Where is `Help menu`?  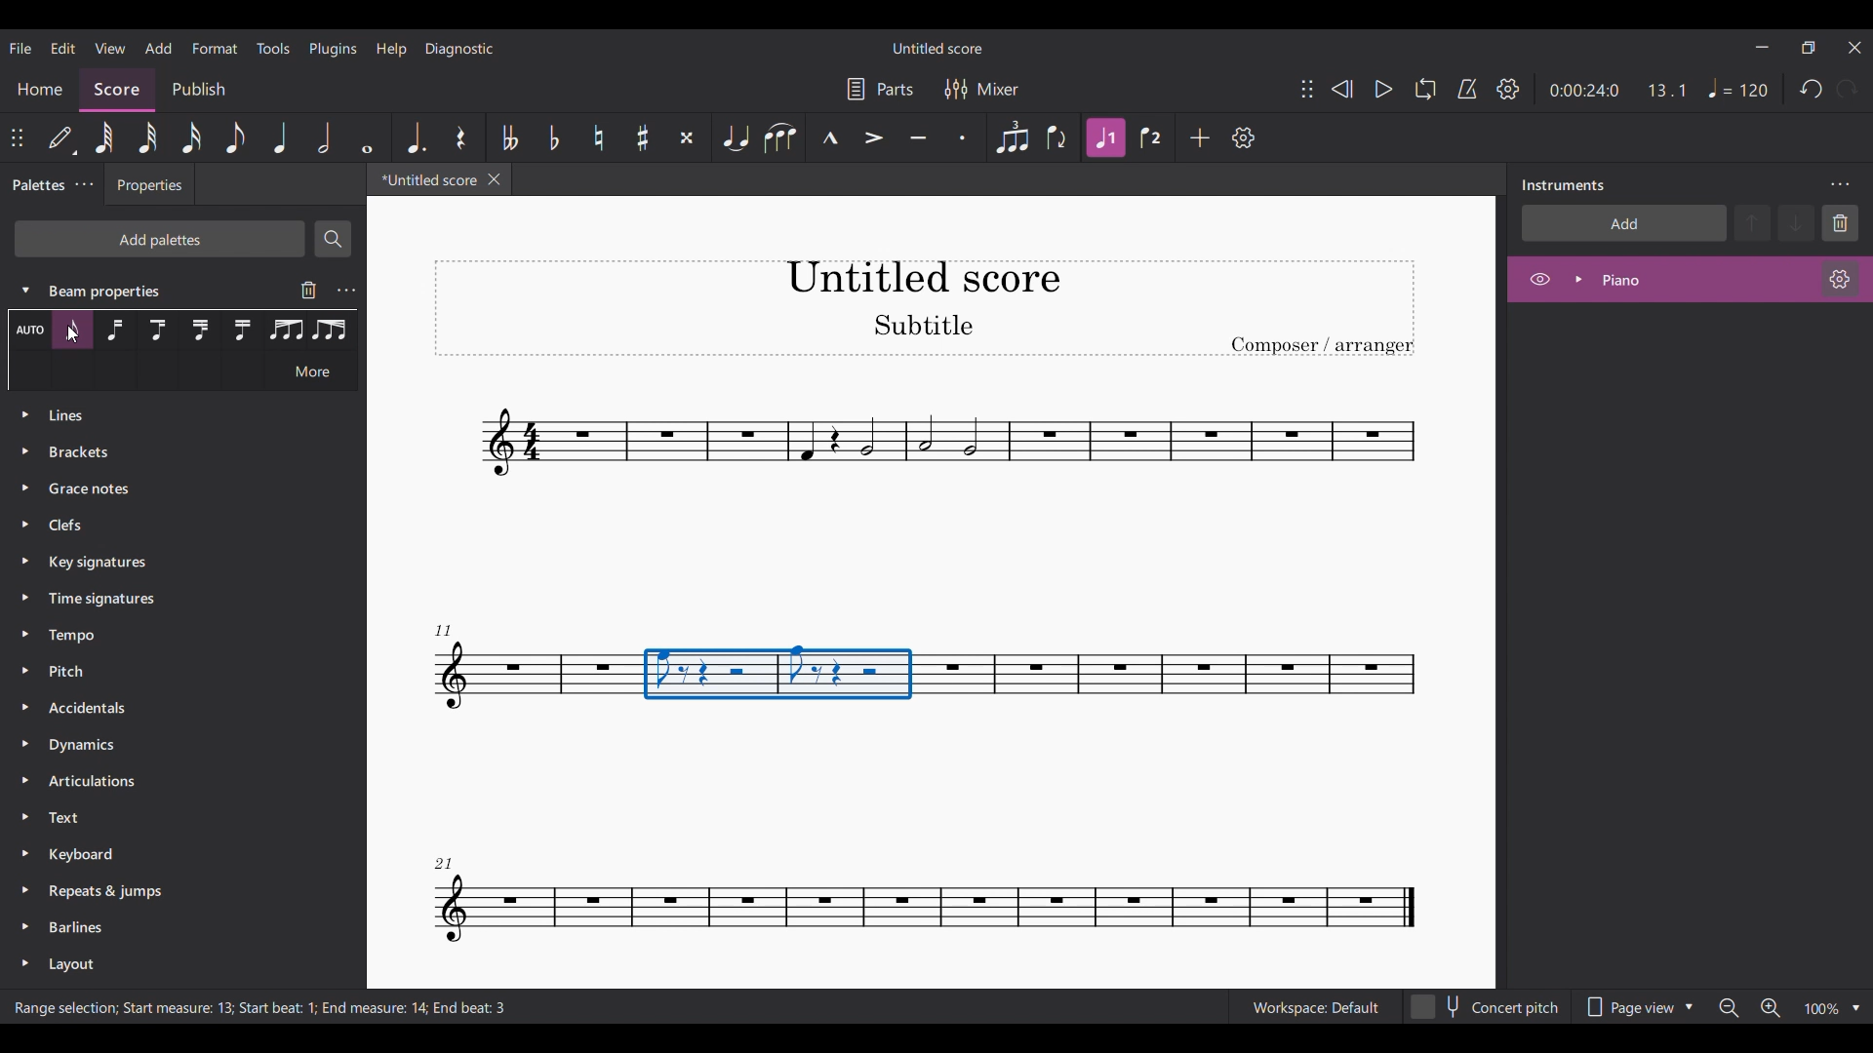 Help menu is located at coordinates (391, 50).